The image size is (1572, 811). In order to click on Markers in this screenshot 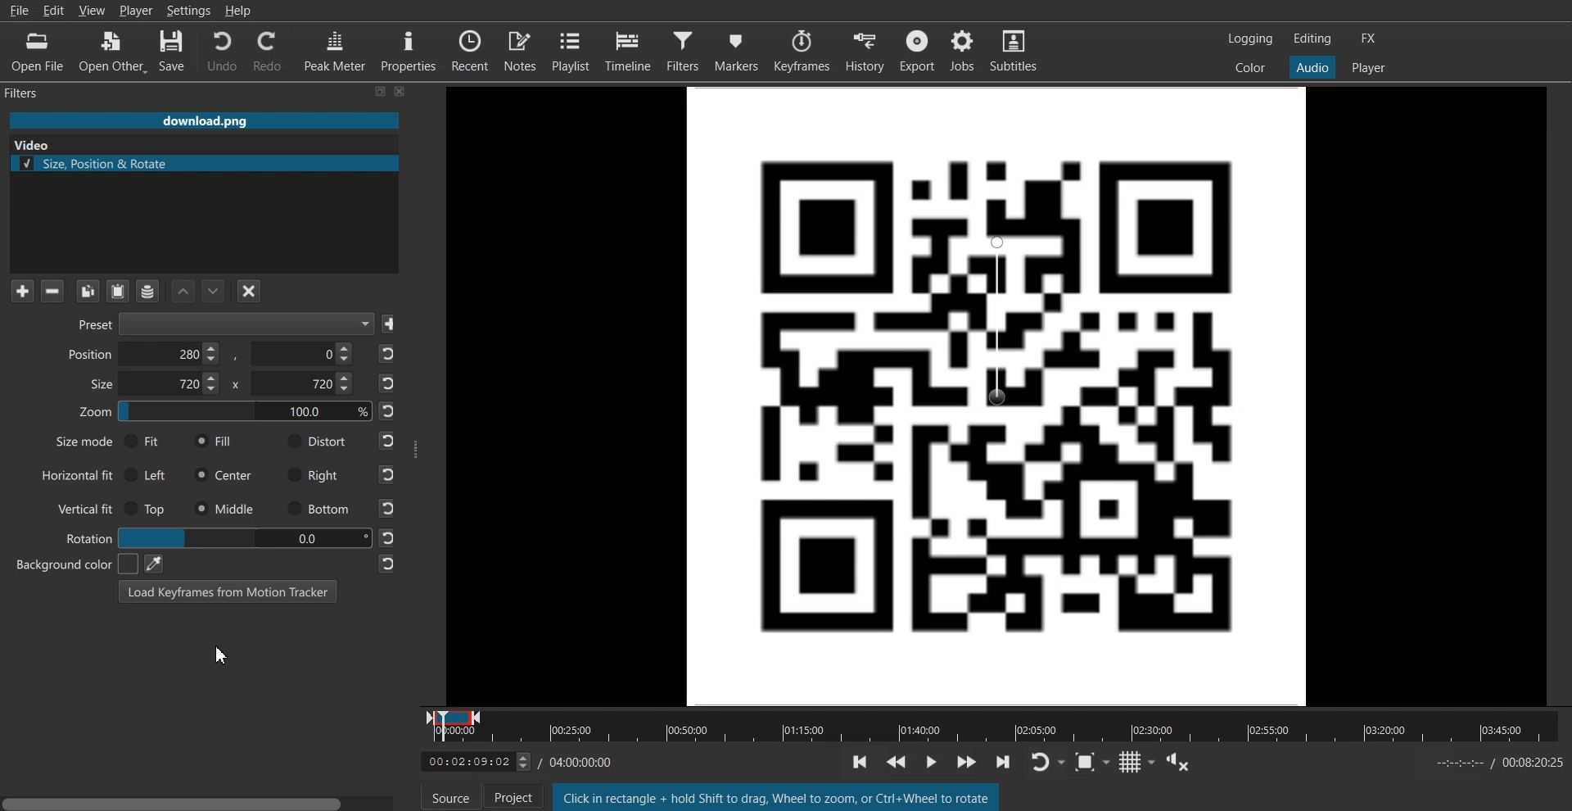, I will do `click(738, 50)`.